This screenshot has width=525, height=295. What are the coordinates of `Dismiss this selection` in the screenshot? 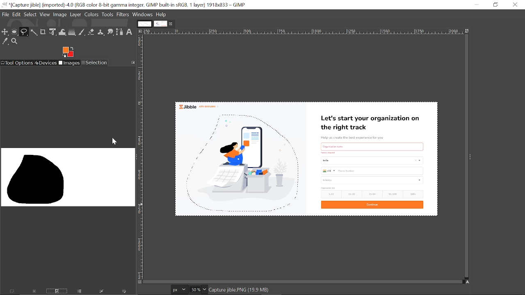 It's located at (34, 292).